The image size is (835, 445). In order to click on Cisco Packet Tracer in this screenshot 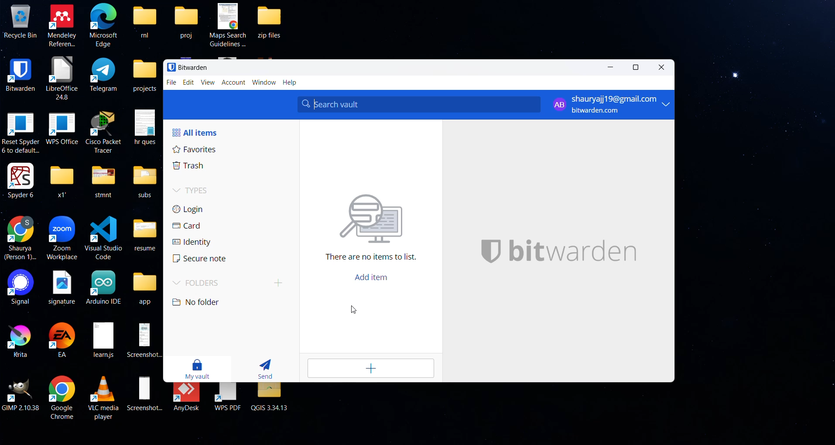, I will do `click(103, 130)`.